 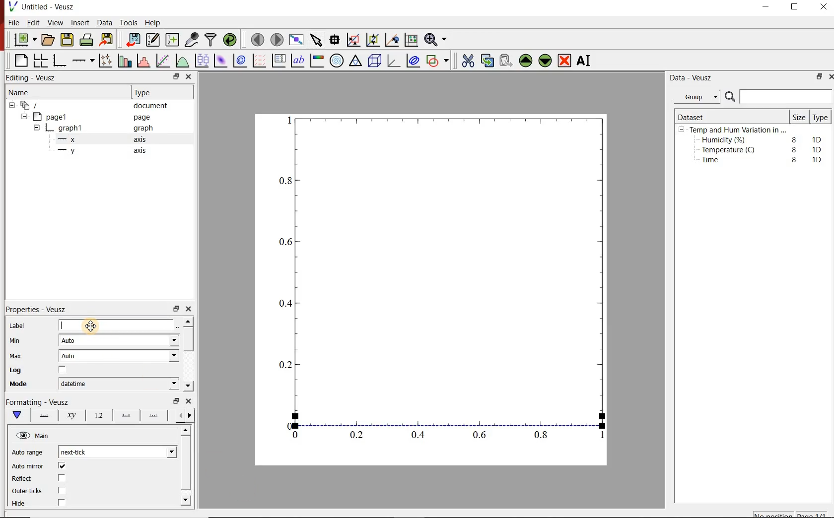 What do you see at coordinates (144, 118) in the screenshot?
I see `page` at bounding box center [144, 118].